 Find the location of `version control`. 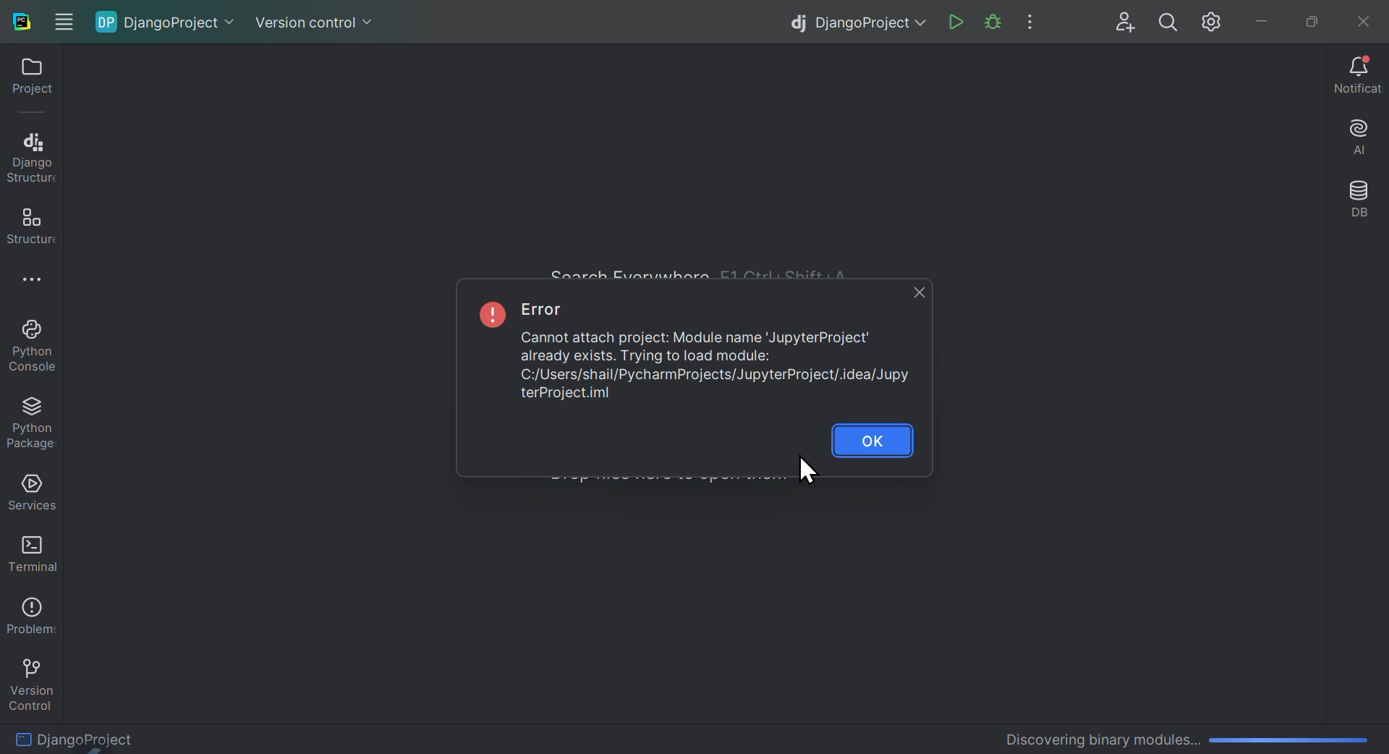

version control is located at coordinates (30, 681).